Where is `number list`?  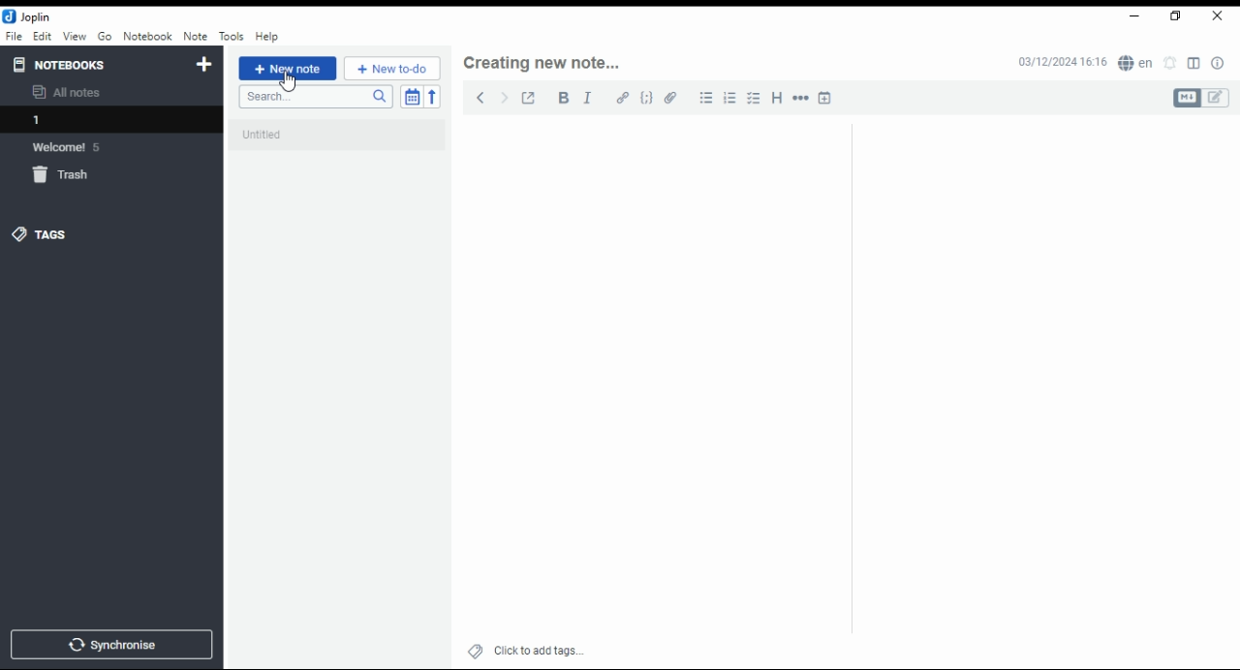 number list is located at coordinates (730, 97).